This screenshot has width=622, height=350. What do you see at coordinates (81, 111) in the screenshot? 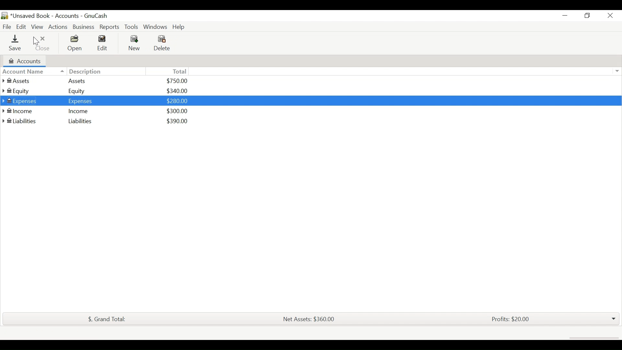
I see `Income` at bounding box center [81, 111].